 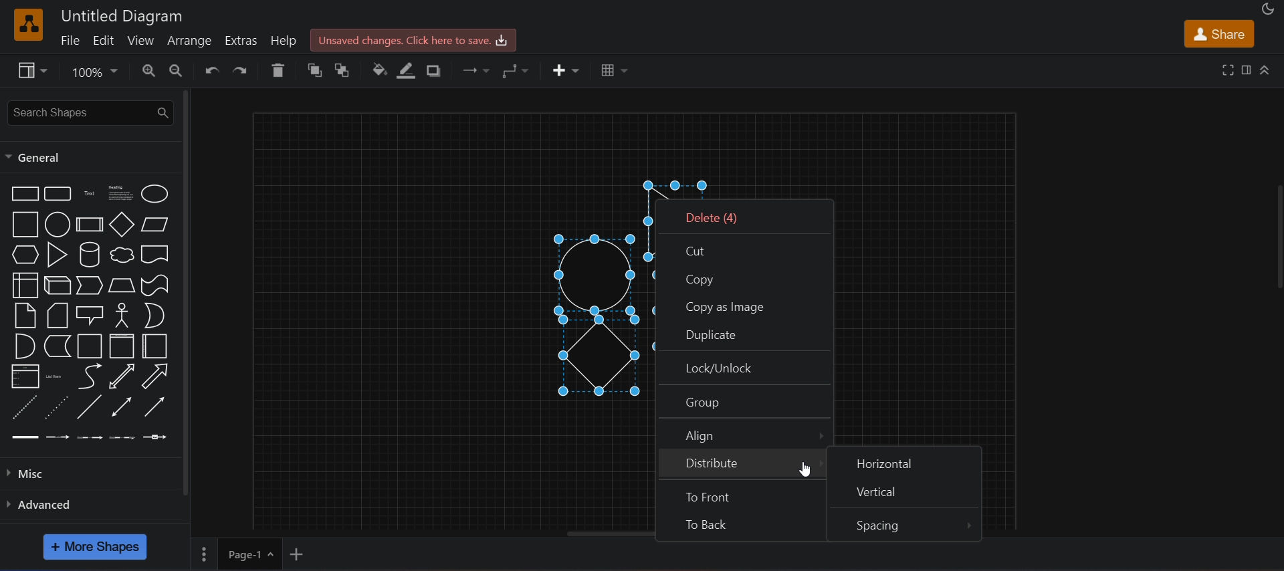 I want to click on step, so click(x=89, y=285).